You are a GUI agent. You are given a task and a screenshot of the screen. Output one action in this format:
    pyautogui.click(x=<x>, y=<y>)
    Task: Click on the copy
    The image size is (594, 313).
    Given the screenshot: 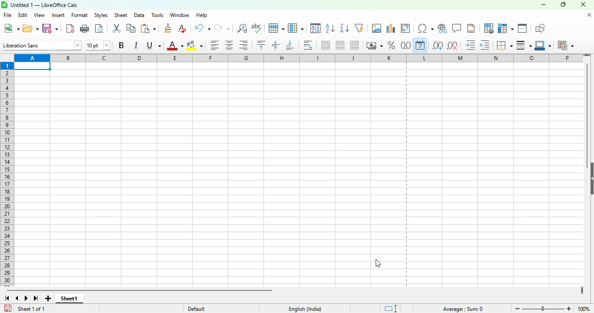 What is the action you would take?
    pyautogui.click(x=131, y=28)
    